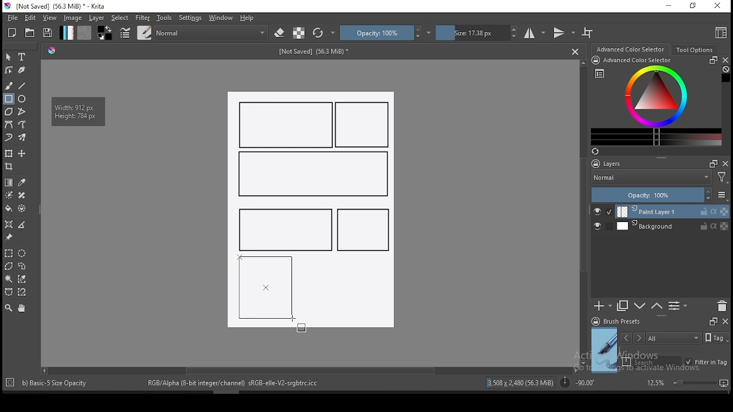 This screenshot has height=412, width=733. Describe the element at coordinates (48, 33) in the screenshot. I see `save` at that location.